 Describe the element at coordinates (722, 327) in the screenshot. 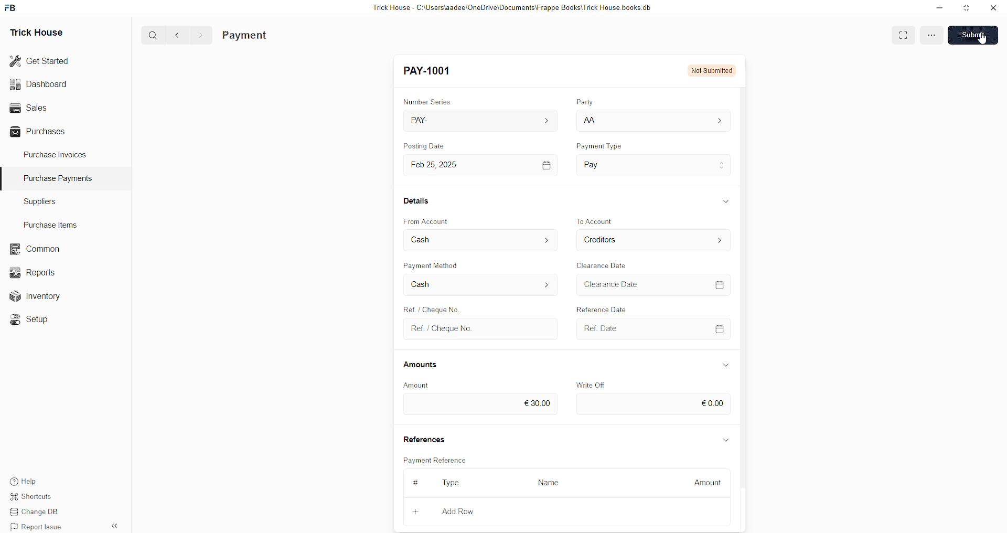

I see `calendar` at that location.